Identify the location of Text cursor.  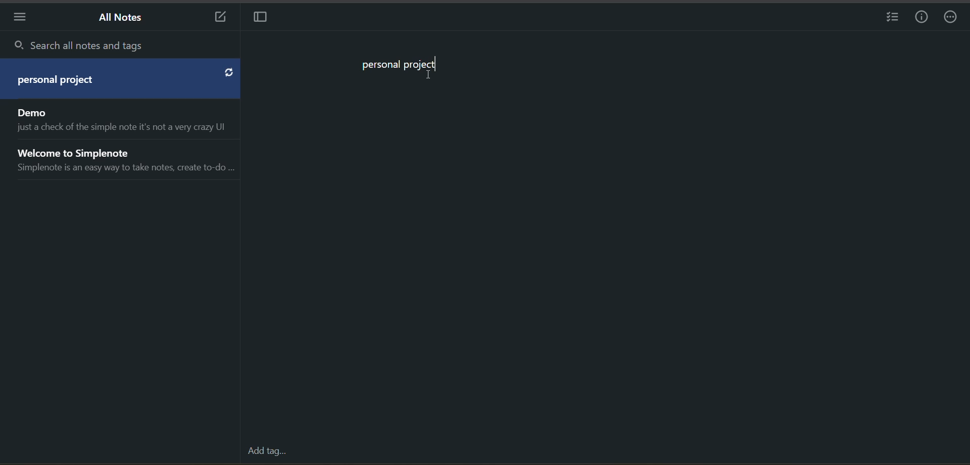
(427, 76).